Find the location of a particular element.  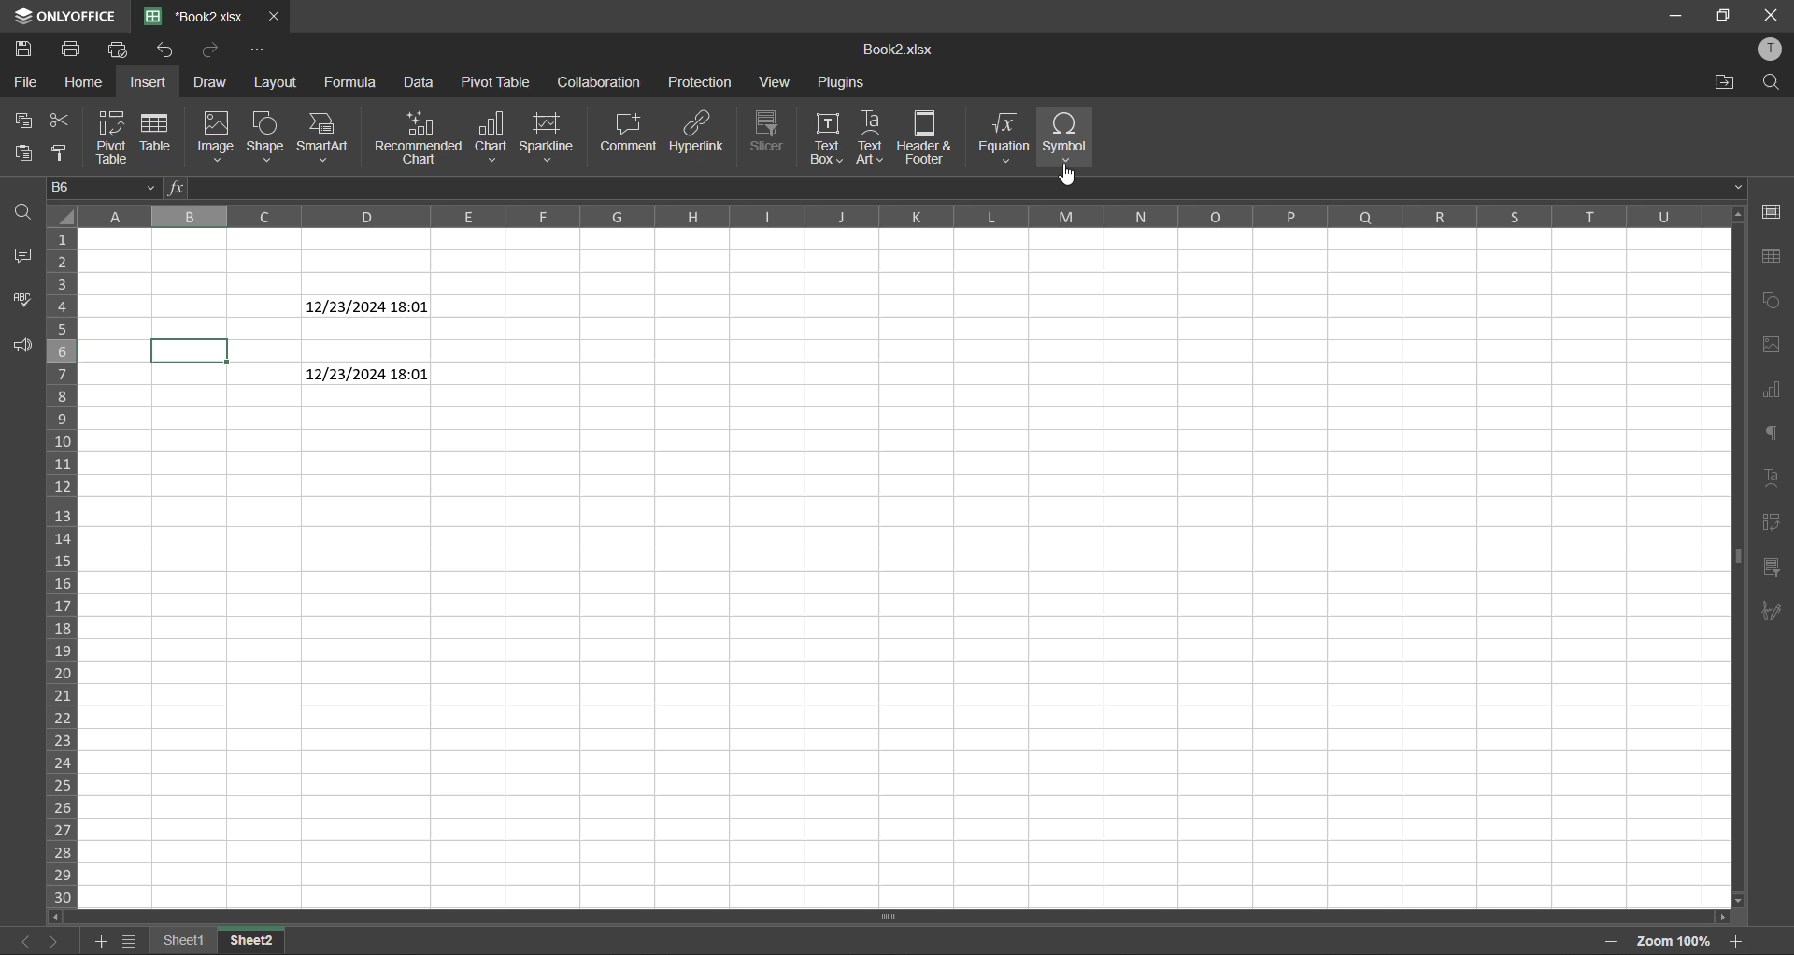

close is located at coordinates (275, 15).